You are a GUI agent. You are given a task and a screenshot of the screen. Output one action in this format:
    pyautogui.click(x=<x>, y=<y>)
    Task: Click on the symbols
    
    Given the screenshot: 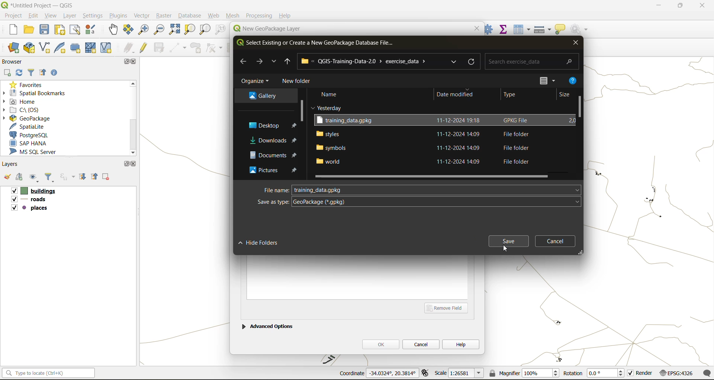 What is the action you would take?
    pyautogui.click(x=331, y=147)
    